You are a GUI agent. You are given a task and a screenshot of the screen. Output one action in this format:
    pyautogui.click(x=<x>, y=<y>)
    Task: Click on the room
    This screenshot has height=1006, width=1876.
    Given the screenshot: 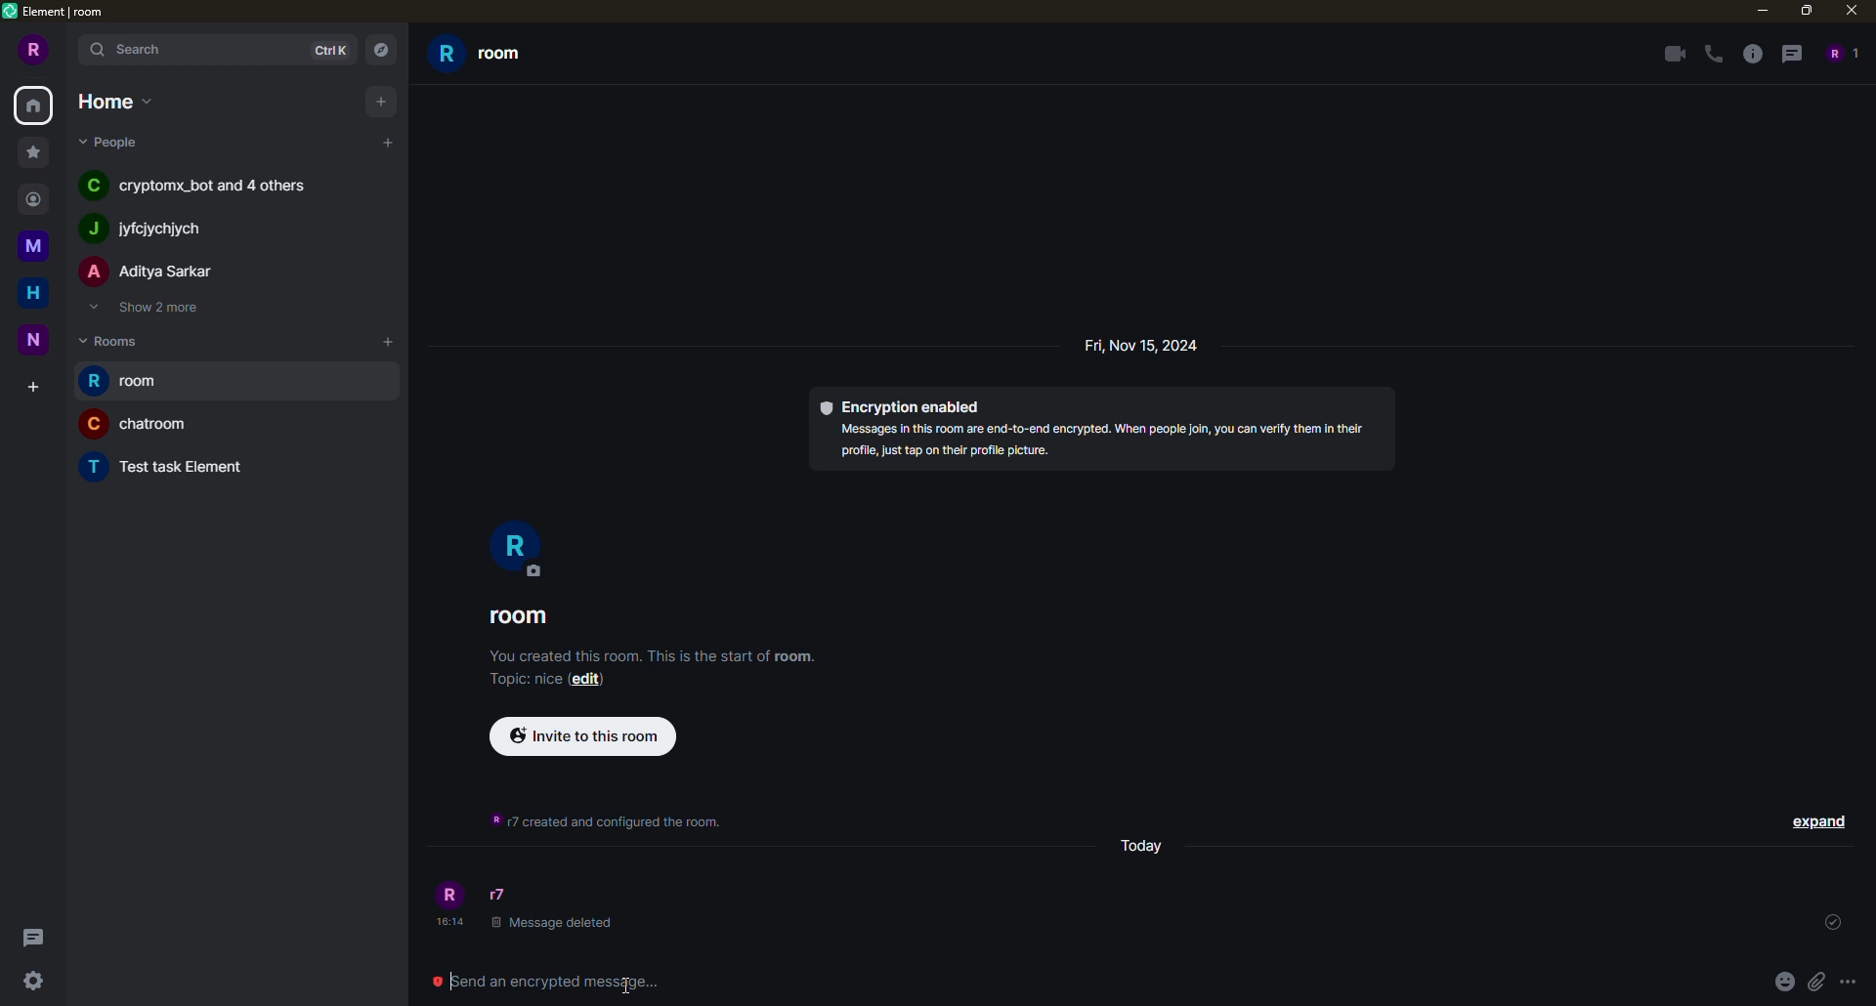 What is the action you would take?
    pyautogui.click(x=136, y=423)
    